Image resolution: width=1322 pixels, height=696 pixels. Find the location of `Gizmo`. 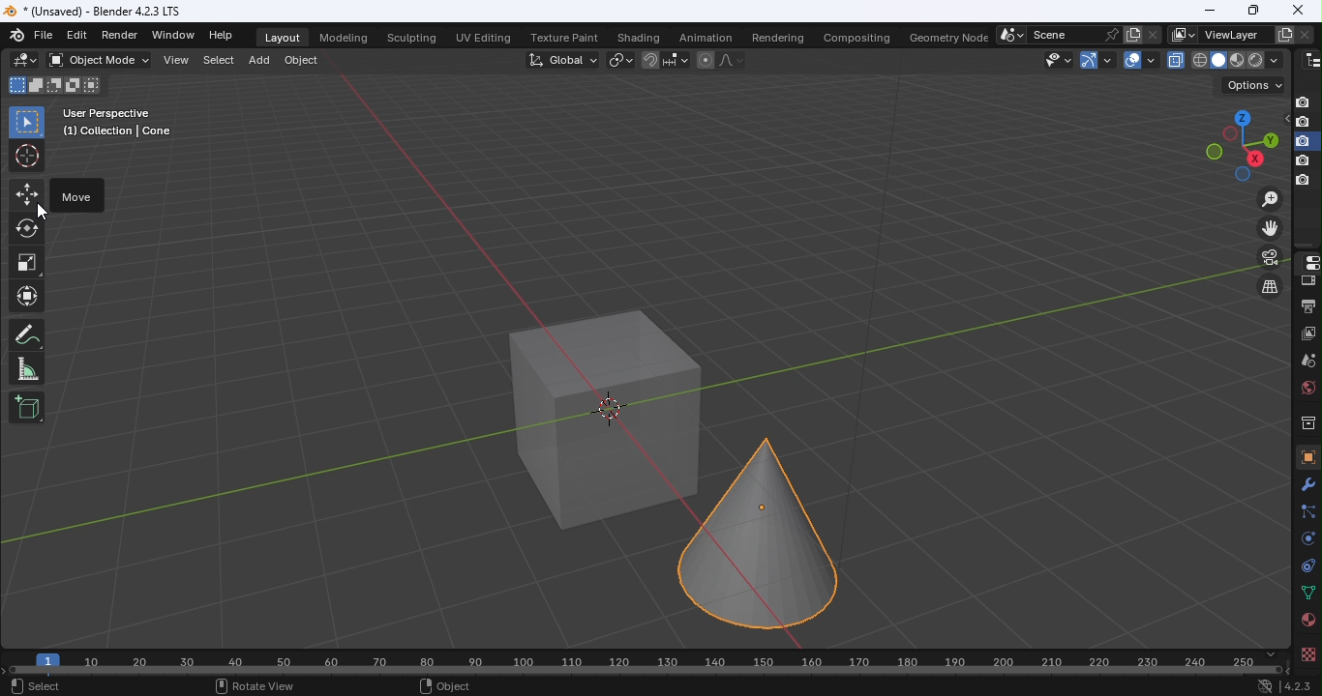

Gizmo is located at coordinates (1086, 59).